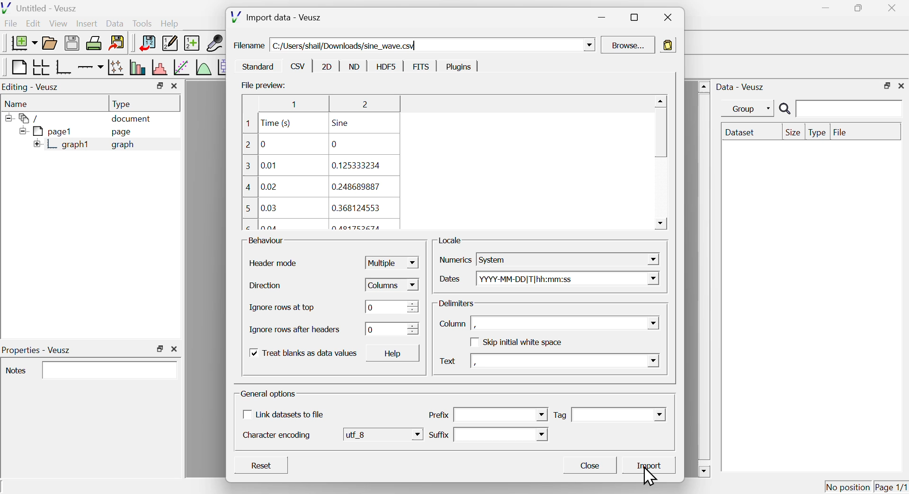 The image size is (909, 494). What do you see at coordinates (630, 45) in the screenshot?
I see `browse` at bounding box center [630, 45].